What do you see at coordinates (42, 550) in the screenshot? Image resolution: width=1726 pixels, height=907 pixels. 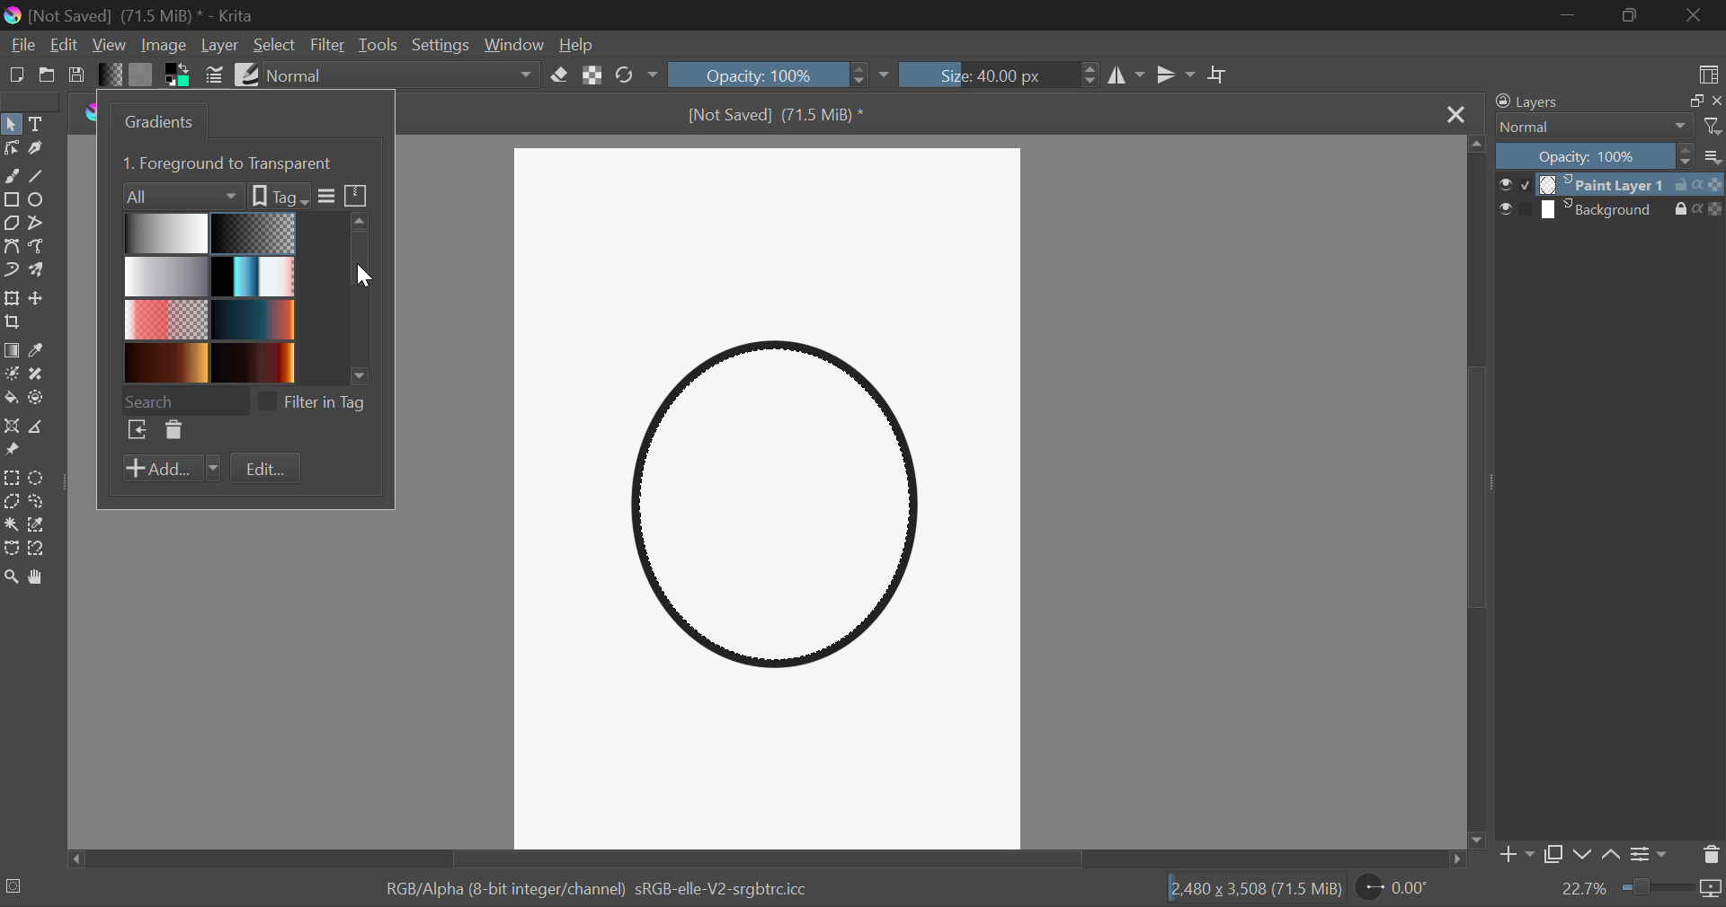 I see `Magnetic Curve Selection` at bounding box center [42, 550].